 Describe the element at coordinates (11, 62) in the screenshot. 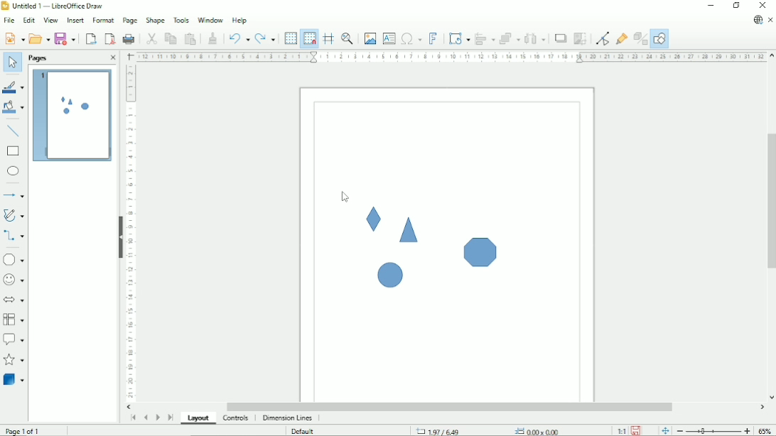

I see `Select` at that location.